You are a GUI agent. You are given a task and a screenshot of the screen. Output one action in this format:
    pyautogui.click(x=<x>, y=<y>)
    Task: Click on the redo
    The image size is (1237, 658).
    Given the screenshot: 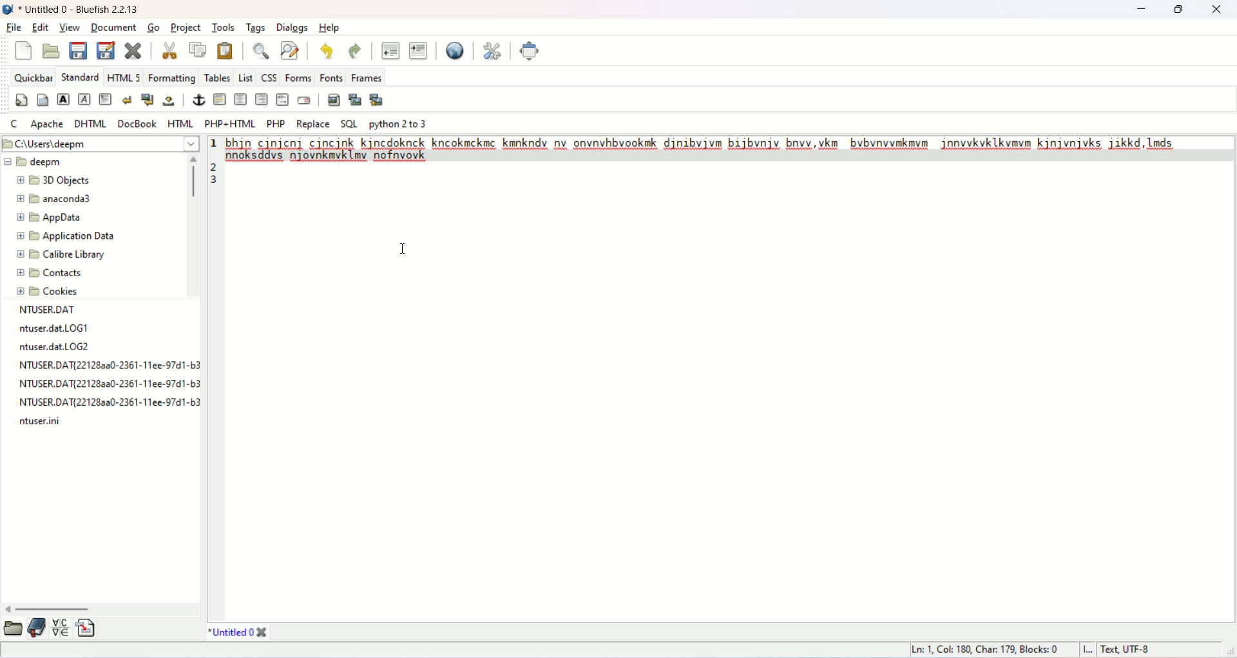 What is the action you would take?
    pyautogui.click(x=356, y=53)
    